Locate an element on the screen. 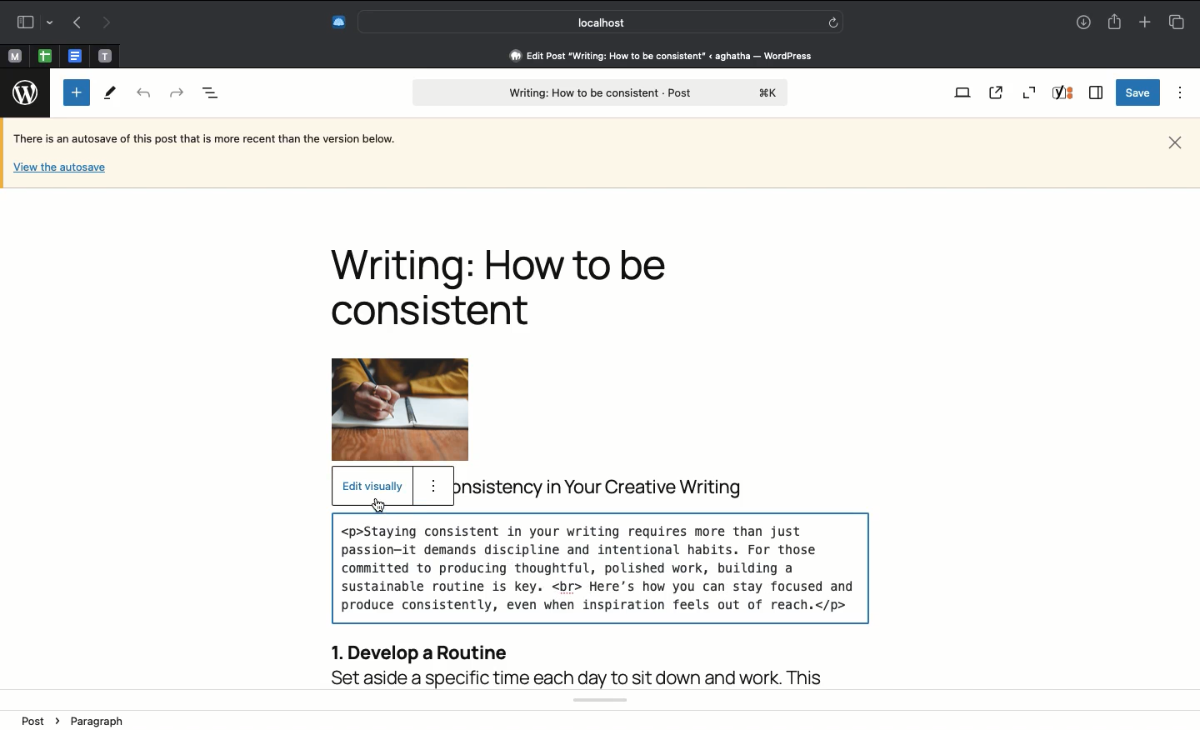  option is located at coordinates (432, 487).